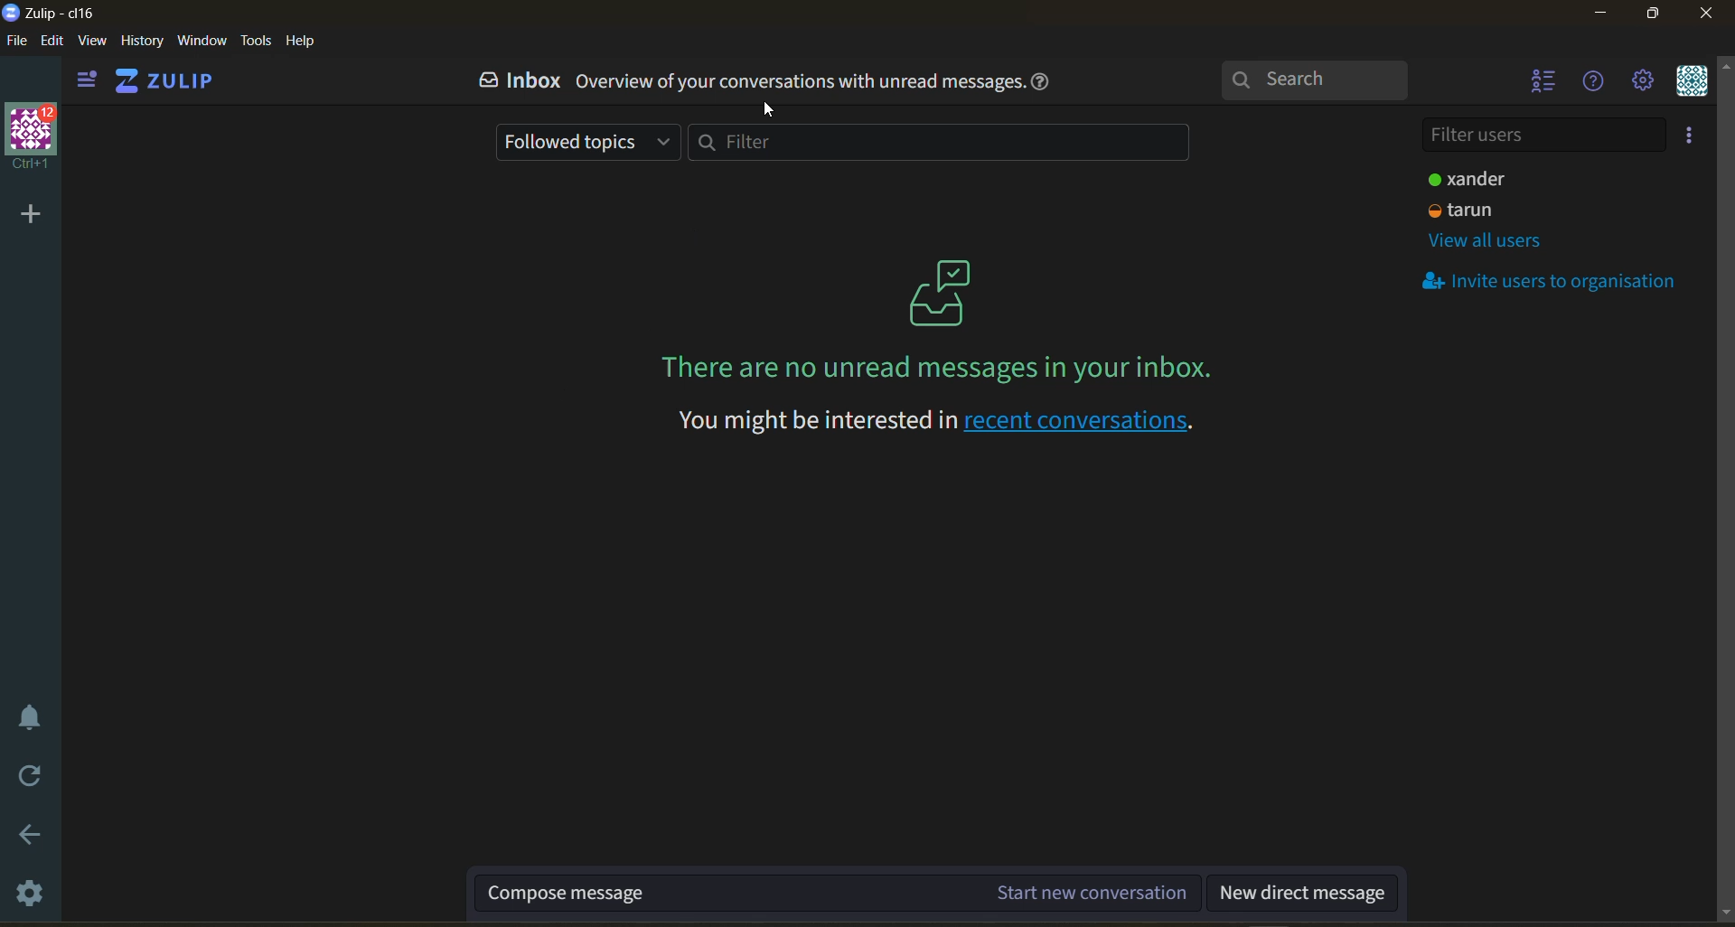  I want to click on window, so click(202, 42).